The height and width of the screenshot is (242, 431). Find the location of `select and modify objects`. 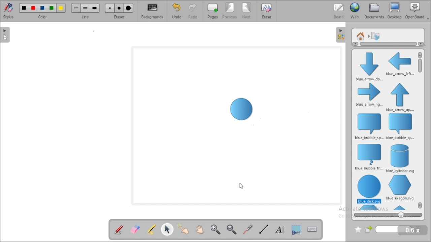

select and modify objects is located at coordinates (168, 229).